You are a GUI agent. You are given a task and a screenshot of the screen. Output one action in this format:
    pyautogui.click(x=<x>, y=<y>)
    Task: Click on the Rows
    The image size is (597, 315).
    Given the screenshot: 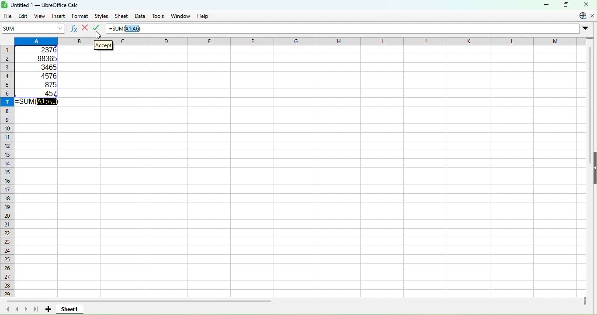 What is the action you would take?
    pyautogui.click(x=7, y=173)
    